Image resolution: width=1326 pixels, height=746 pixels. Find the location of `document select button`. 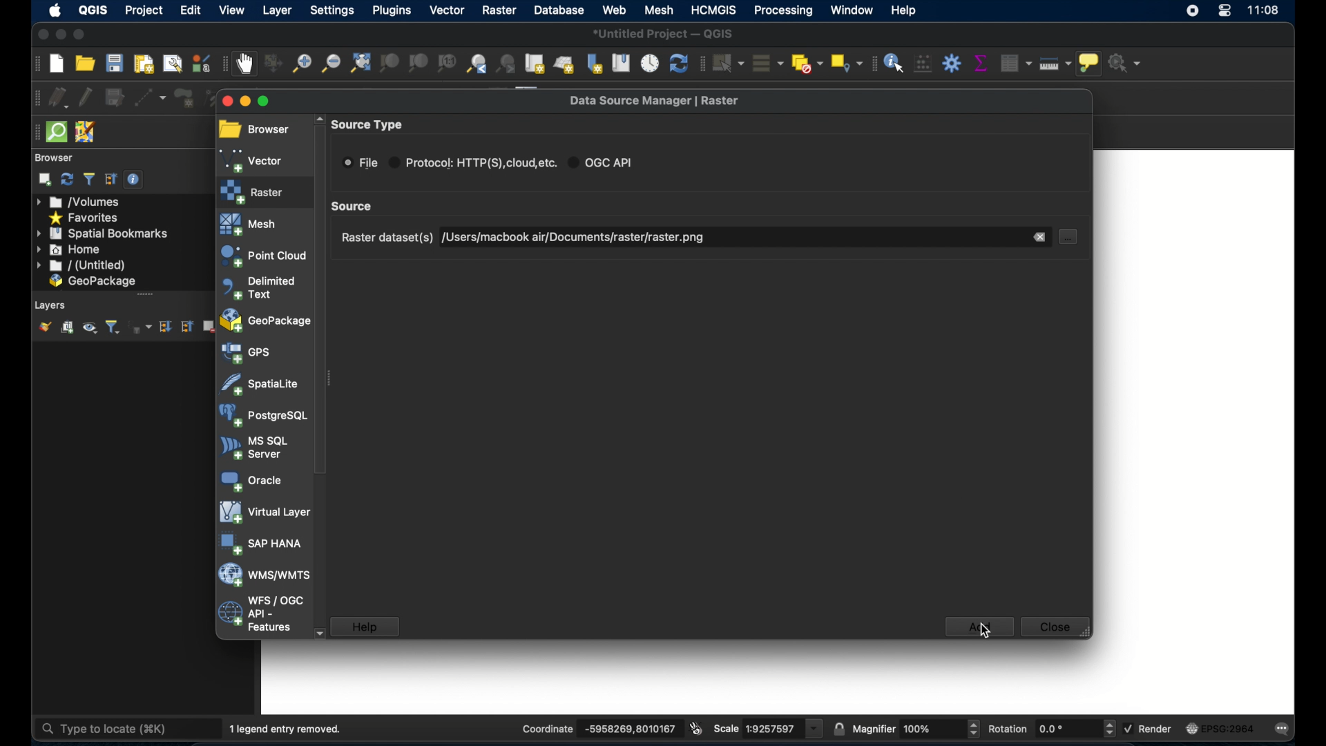

document select button is located at coordinates (1068, 238).